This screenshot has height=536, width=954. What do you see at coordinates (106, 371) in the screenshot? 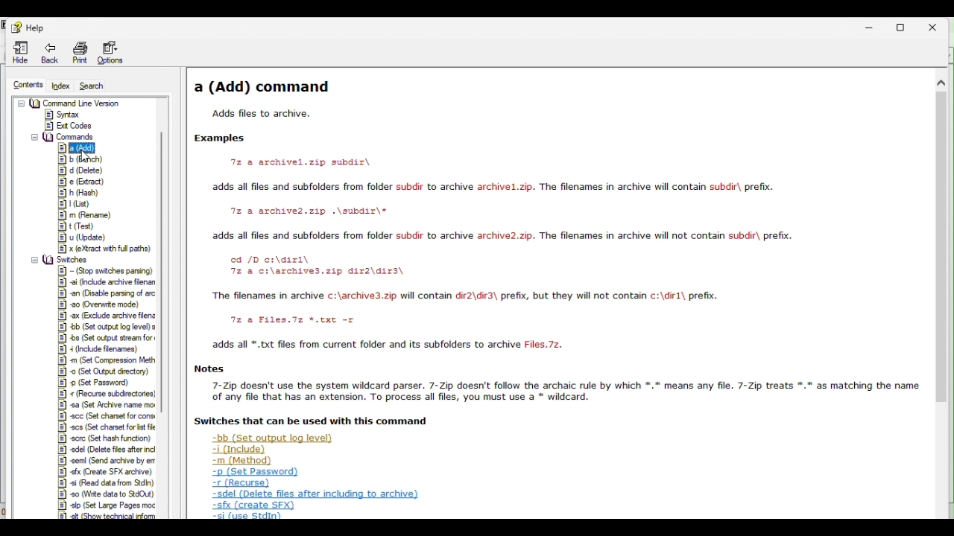
I see `-o` at bounding box center [106, 371].